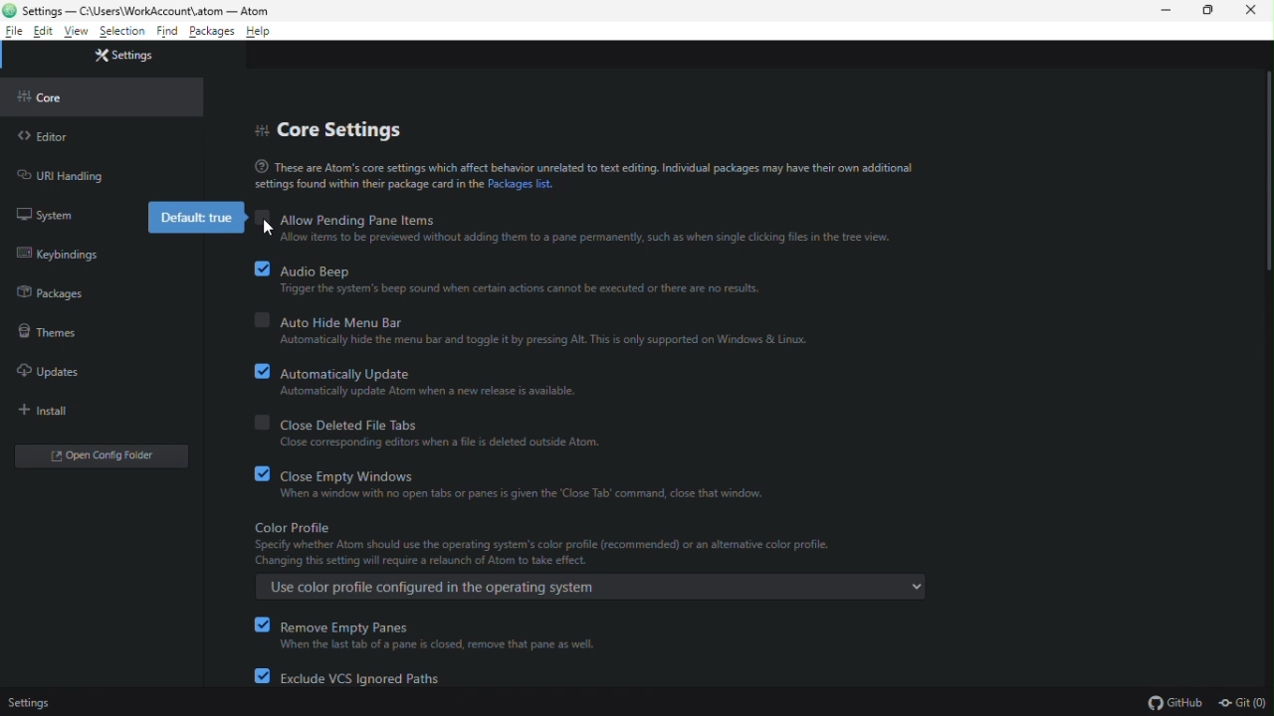 This screenshot has height=716, width=1274. What do you see at coordinates (49, 330) in the screenshot?
I see `themes` at bounding box center [49, 330].